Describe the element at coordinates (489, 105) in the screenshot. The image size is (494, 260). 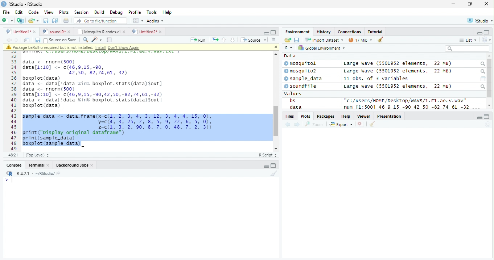
I see `scroll down` at that location.